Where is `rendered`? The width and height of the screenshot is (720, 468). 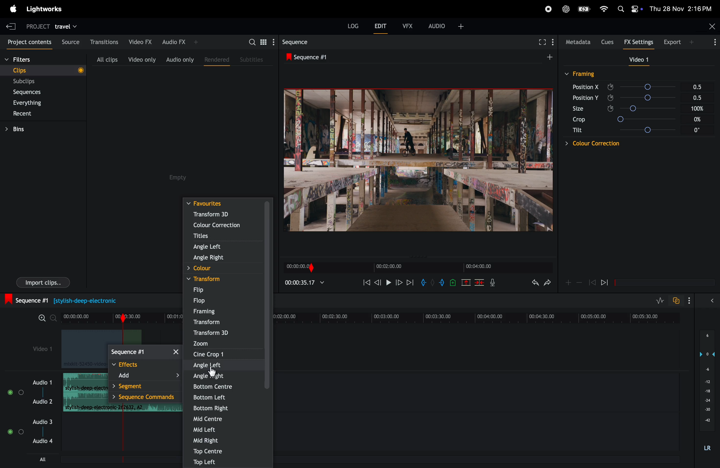 rendered is located at coordinates (215, 58).